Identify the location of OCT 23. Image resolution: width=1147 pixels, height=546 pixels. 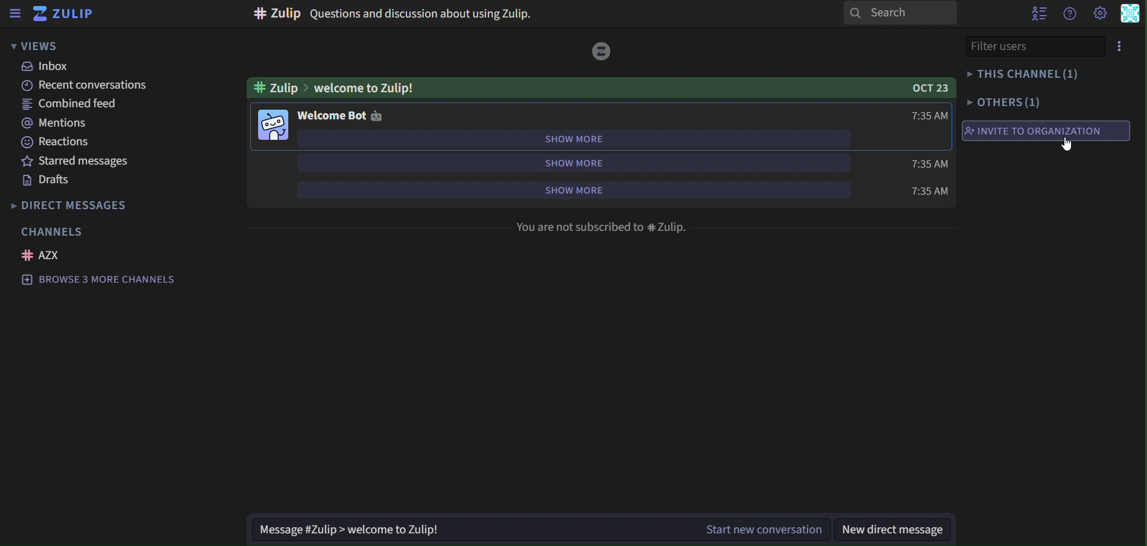
(929, 88).